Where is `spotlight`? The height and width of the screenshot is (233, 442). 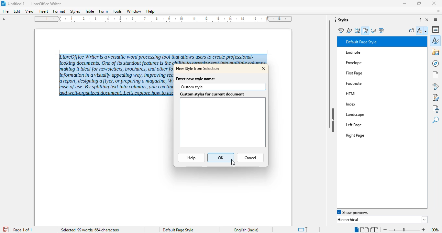
spotlight is located at coordinates (380, 212).